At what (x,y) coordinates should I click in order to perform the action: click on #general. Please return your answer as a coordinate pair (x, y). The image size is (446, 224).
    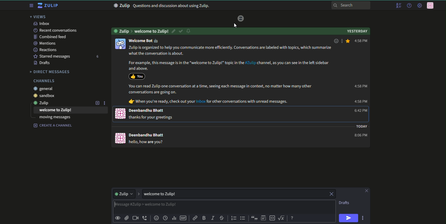
    Looking at the image, I should click on (45, 89).